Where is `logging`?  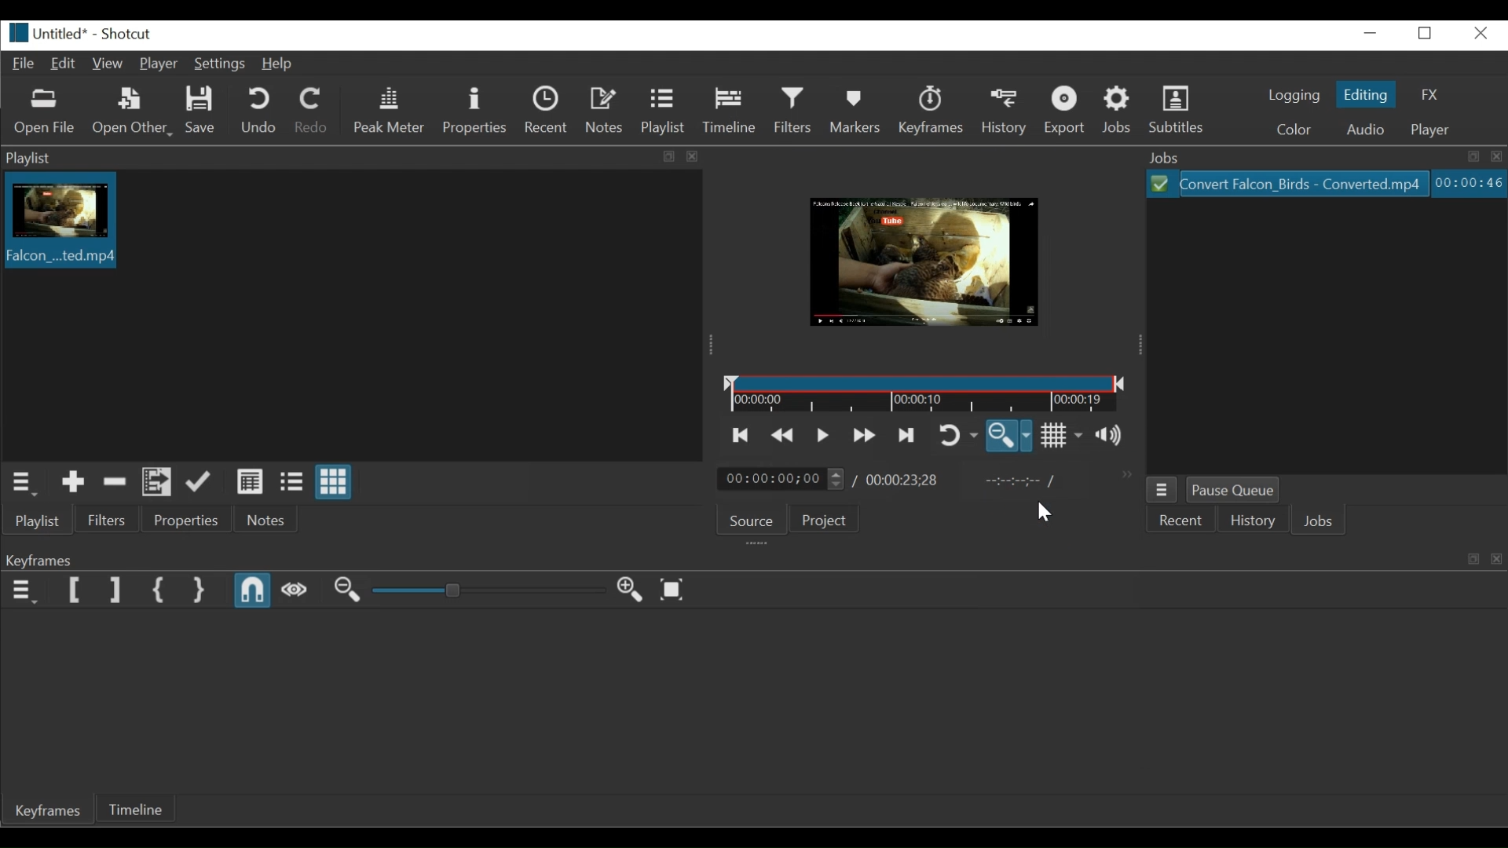 logging is located at coordinates (1292, 94).